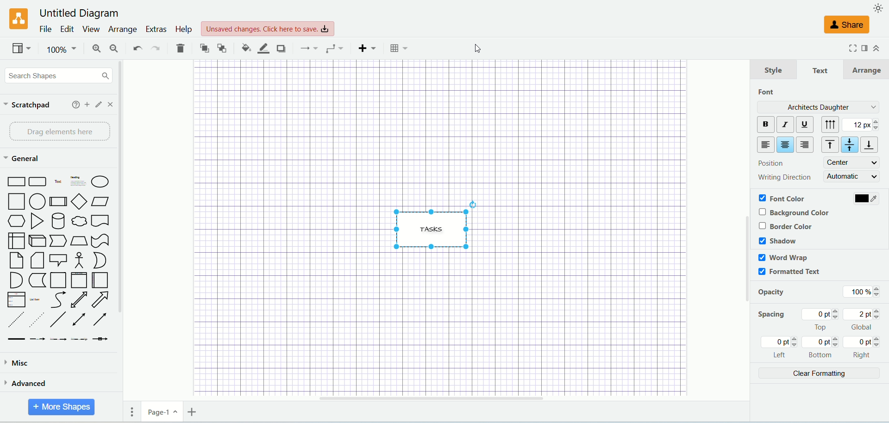  What do you see at coordinates (89, 29) in the screenshot?
I see `view` at bounding box center [89, 29].